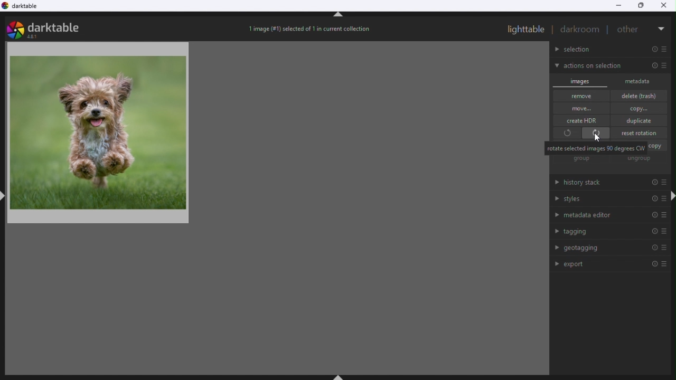 This screenshot has width=676, height=380. Describe the element at coordinates (604, 184) in the screenshot. I see `History stack` at that location.